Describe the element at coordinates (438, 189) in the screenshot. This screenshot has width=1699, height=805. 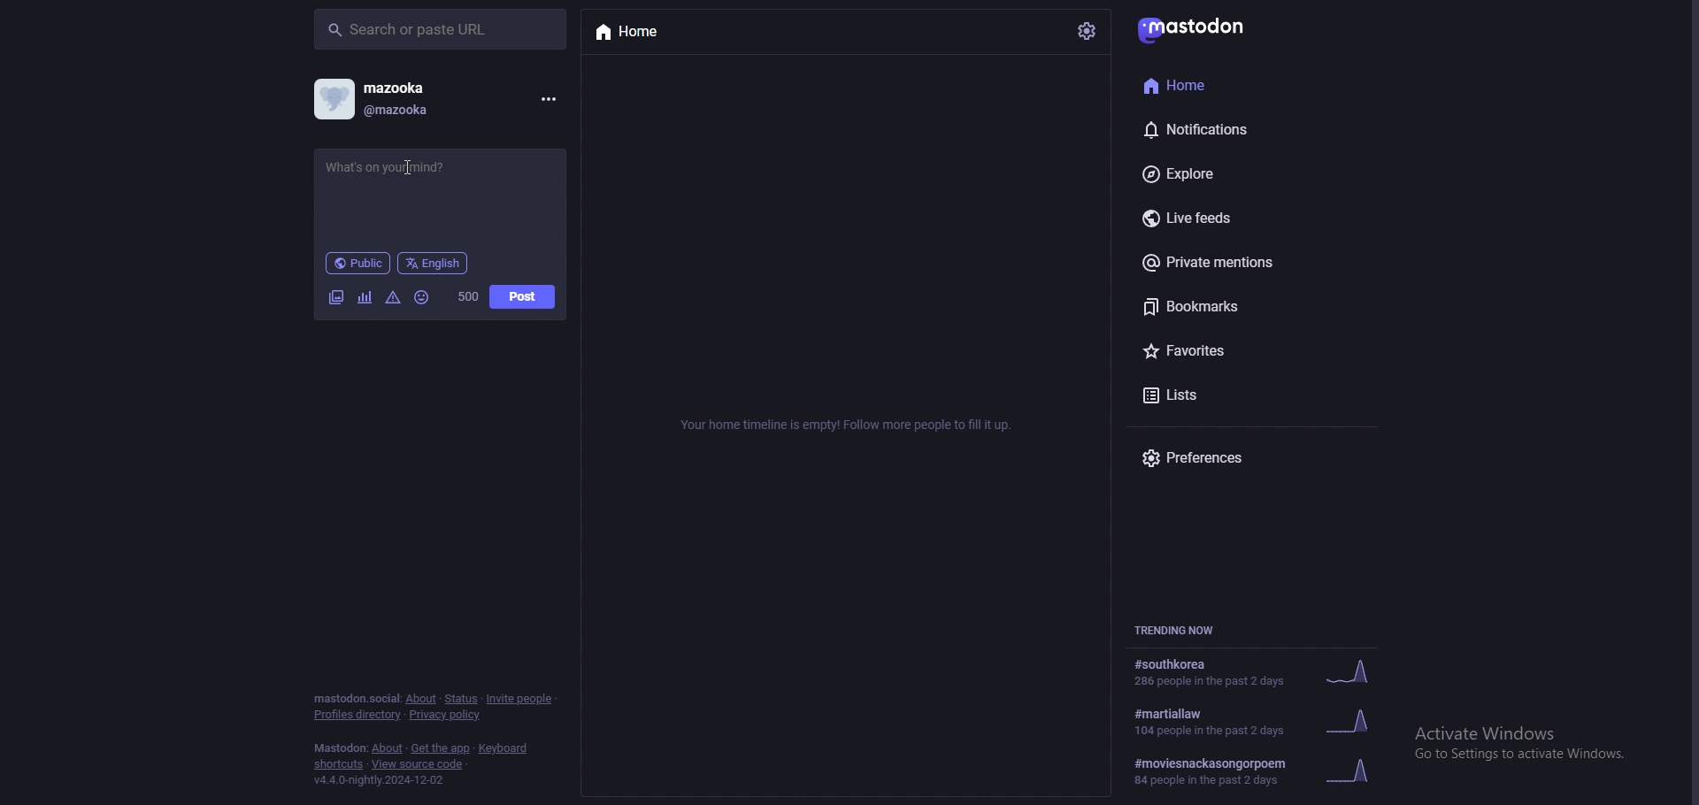
I see `status` at that location.